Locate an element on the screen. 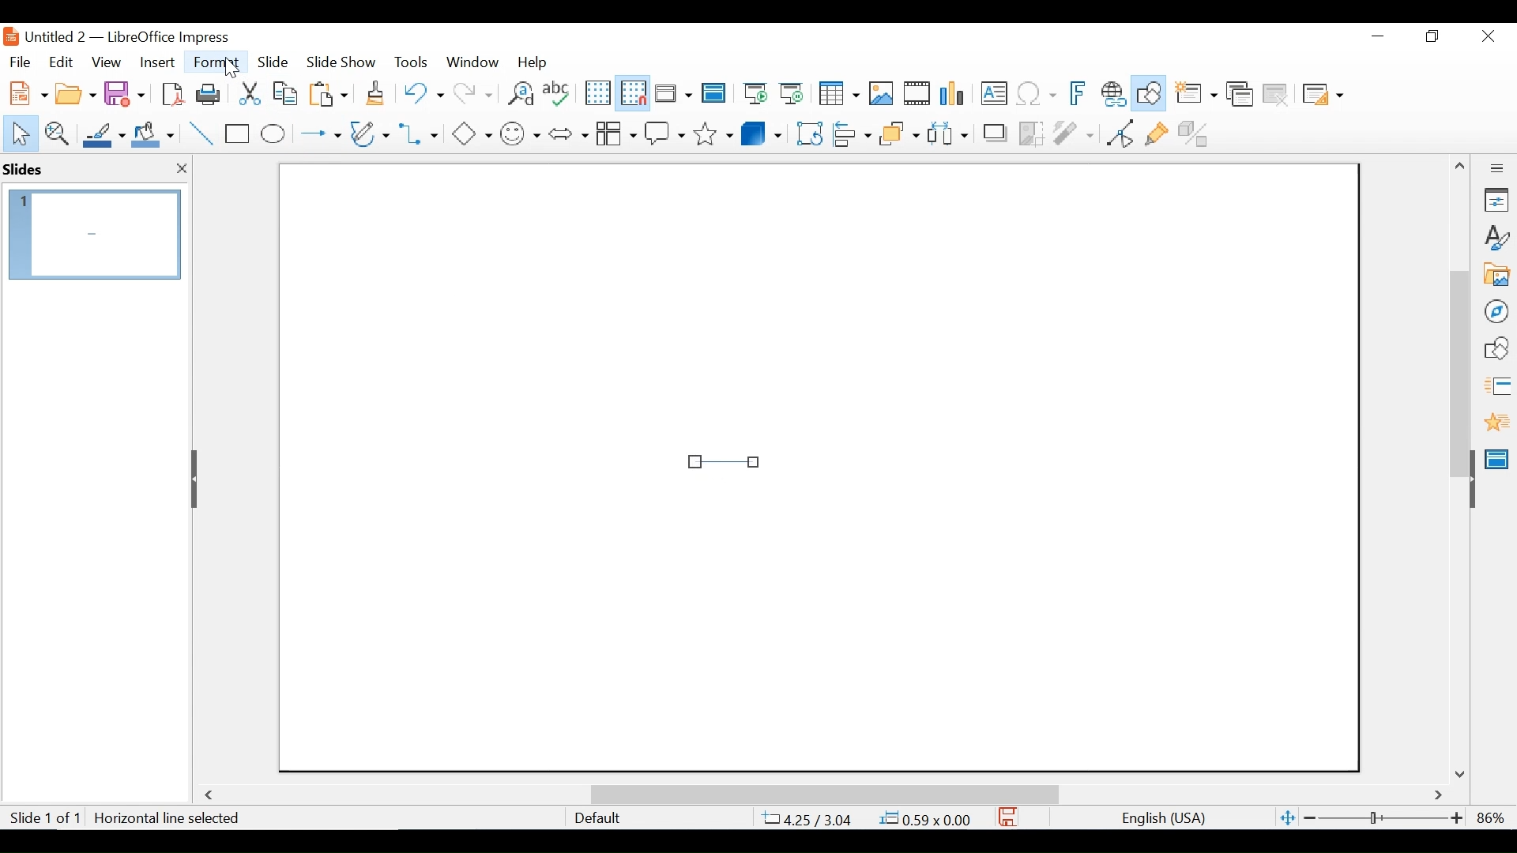  Insert Hyperlink is located at coordinates (1112, 94).